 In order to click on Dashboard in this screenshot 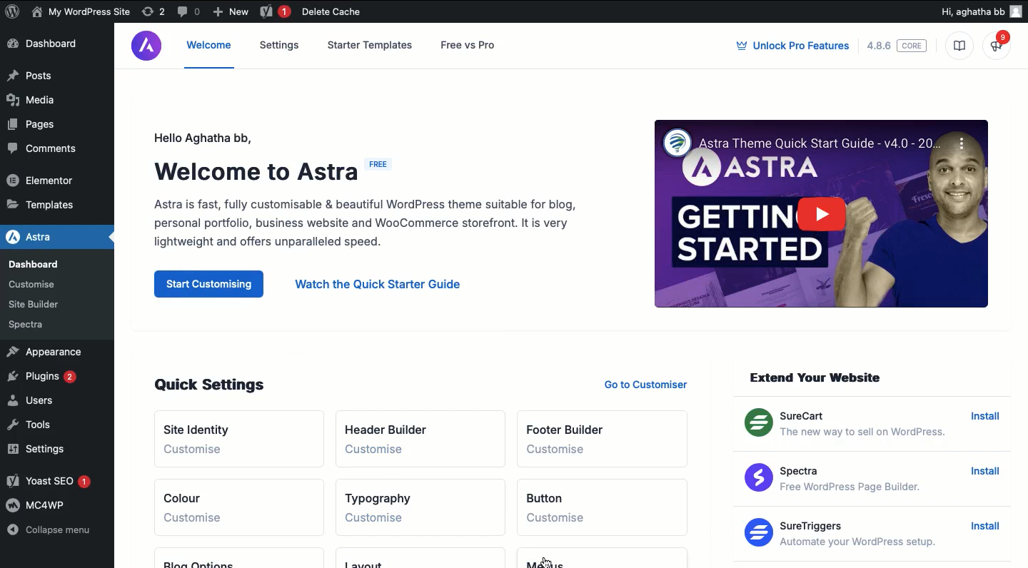, I will do `click(51, 46)`.